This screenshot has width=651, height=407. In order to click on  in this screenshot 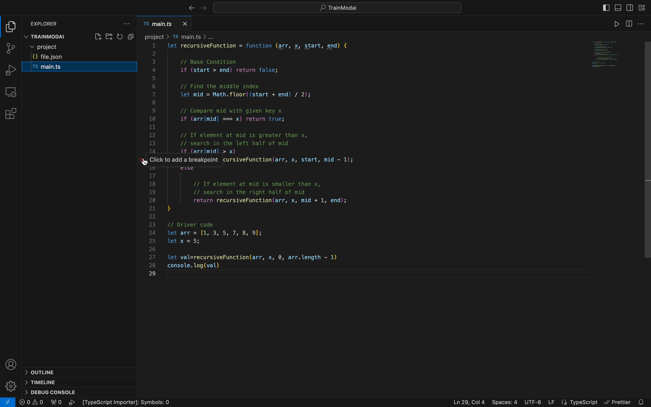, I will do `click(8, 401)`.